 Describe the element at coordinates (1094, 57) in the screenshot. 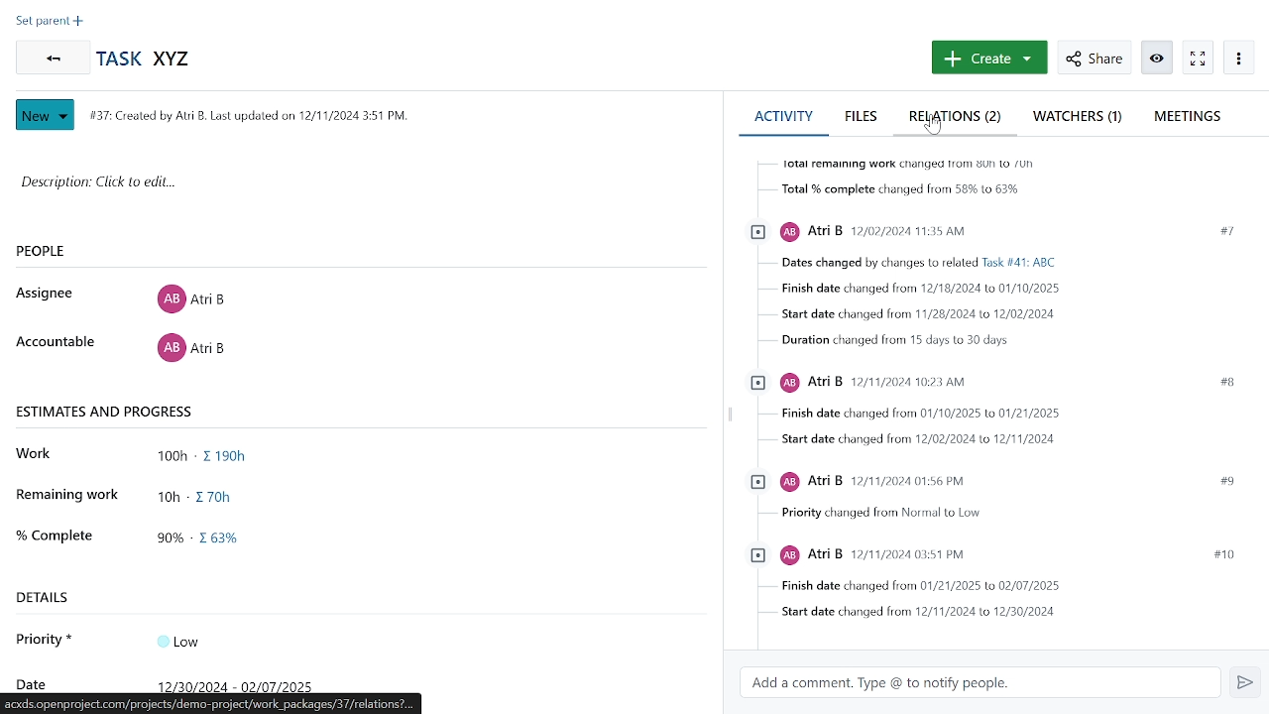

I see `share` at that location.